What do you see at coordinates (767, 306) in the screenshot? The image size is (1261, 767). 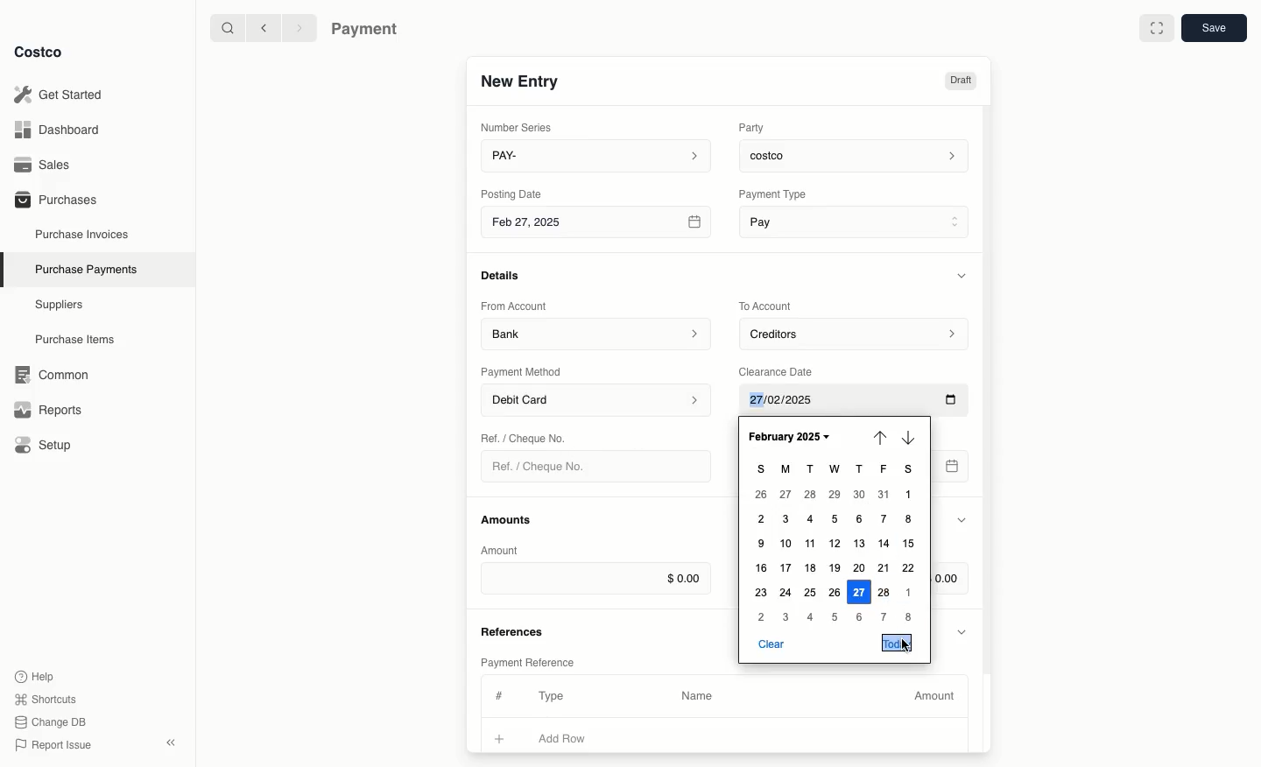 I see `To Account` at bounding box center [767, 306].